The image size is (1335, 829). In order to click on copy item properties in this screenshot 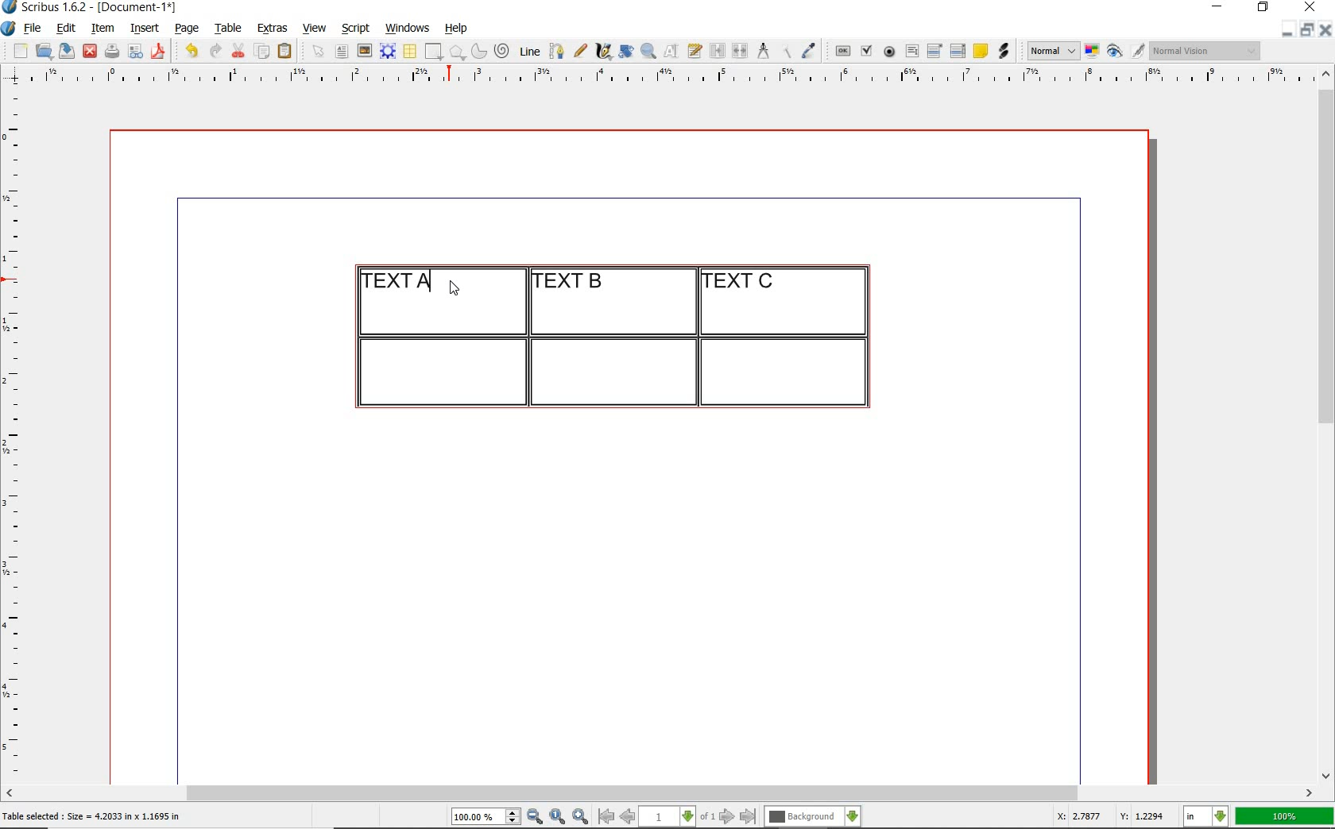, I will do `click(785, 51)`.